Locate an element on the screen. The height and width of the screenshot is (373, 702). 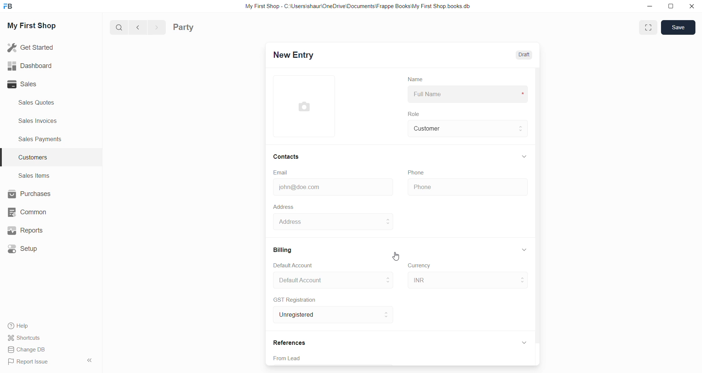
Get Started is located at coordinates (32, 48).